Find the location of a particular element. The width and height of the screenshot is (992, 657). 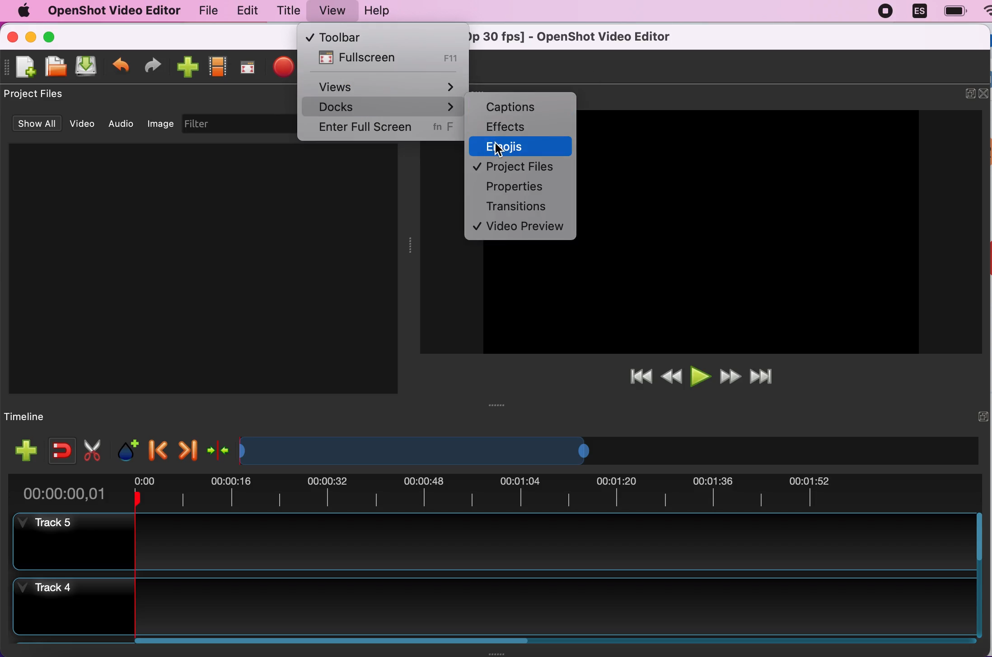

properties is located at coordinates (518, 187).